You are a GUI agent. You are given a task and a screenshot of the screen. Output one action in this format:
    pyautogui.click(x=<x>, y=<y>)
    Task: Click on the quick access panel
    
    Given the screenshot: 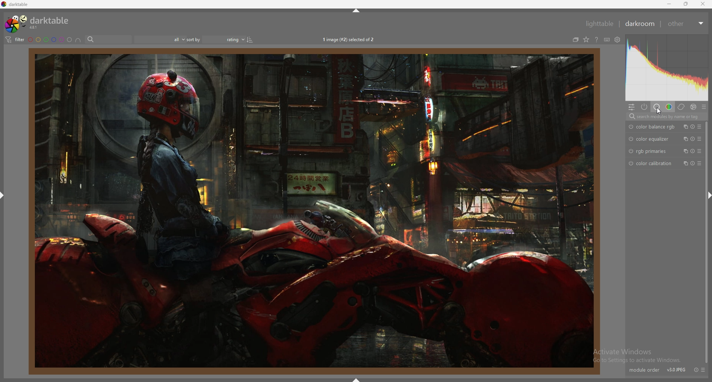 What is the action you would take?
    pyautogui.click(x=632, y=107)
    